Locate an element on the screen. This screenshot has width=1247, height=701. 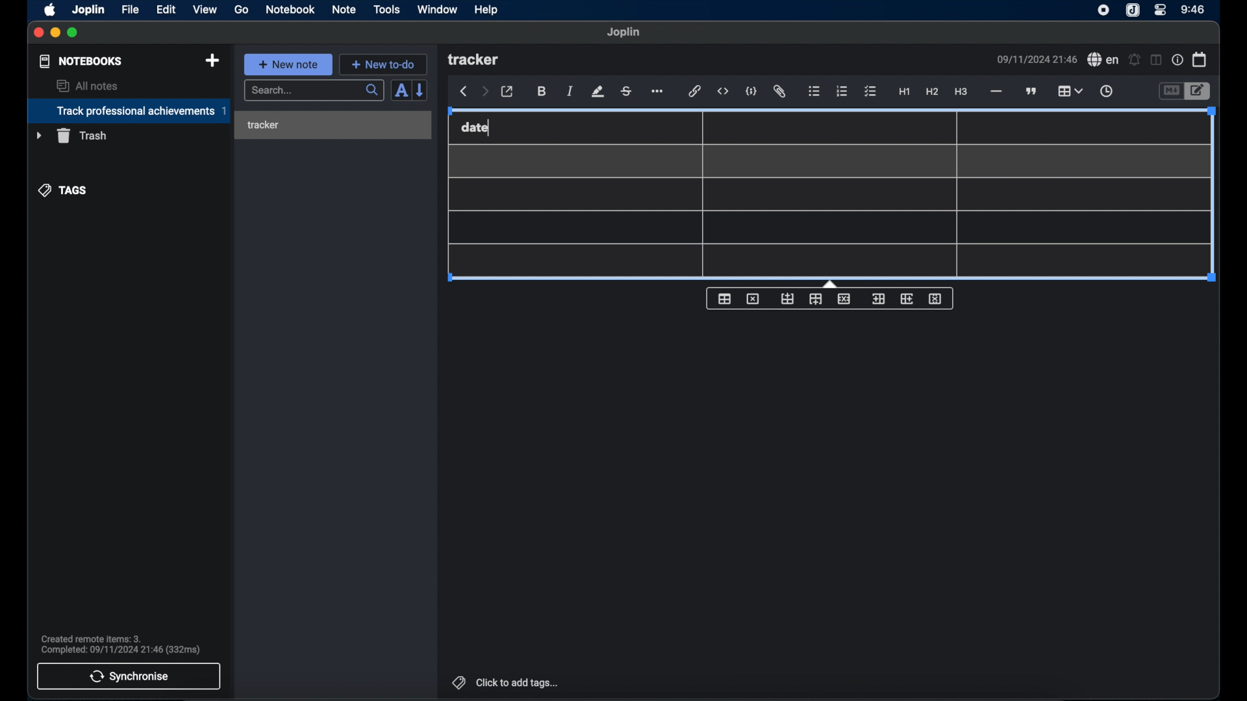
new to-do is located at coordinates (383, 64).